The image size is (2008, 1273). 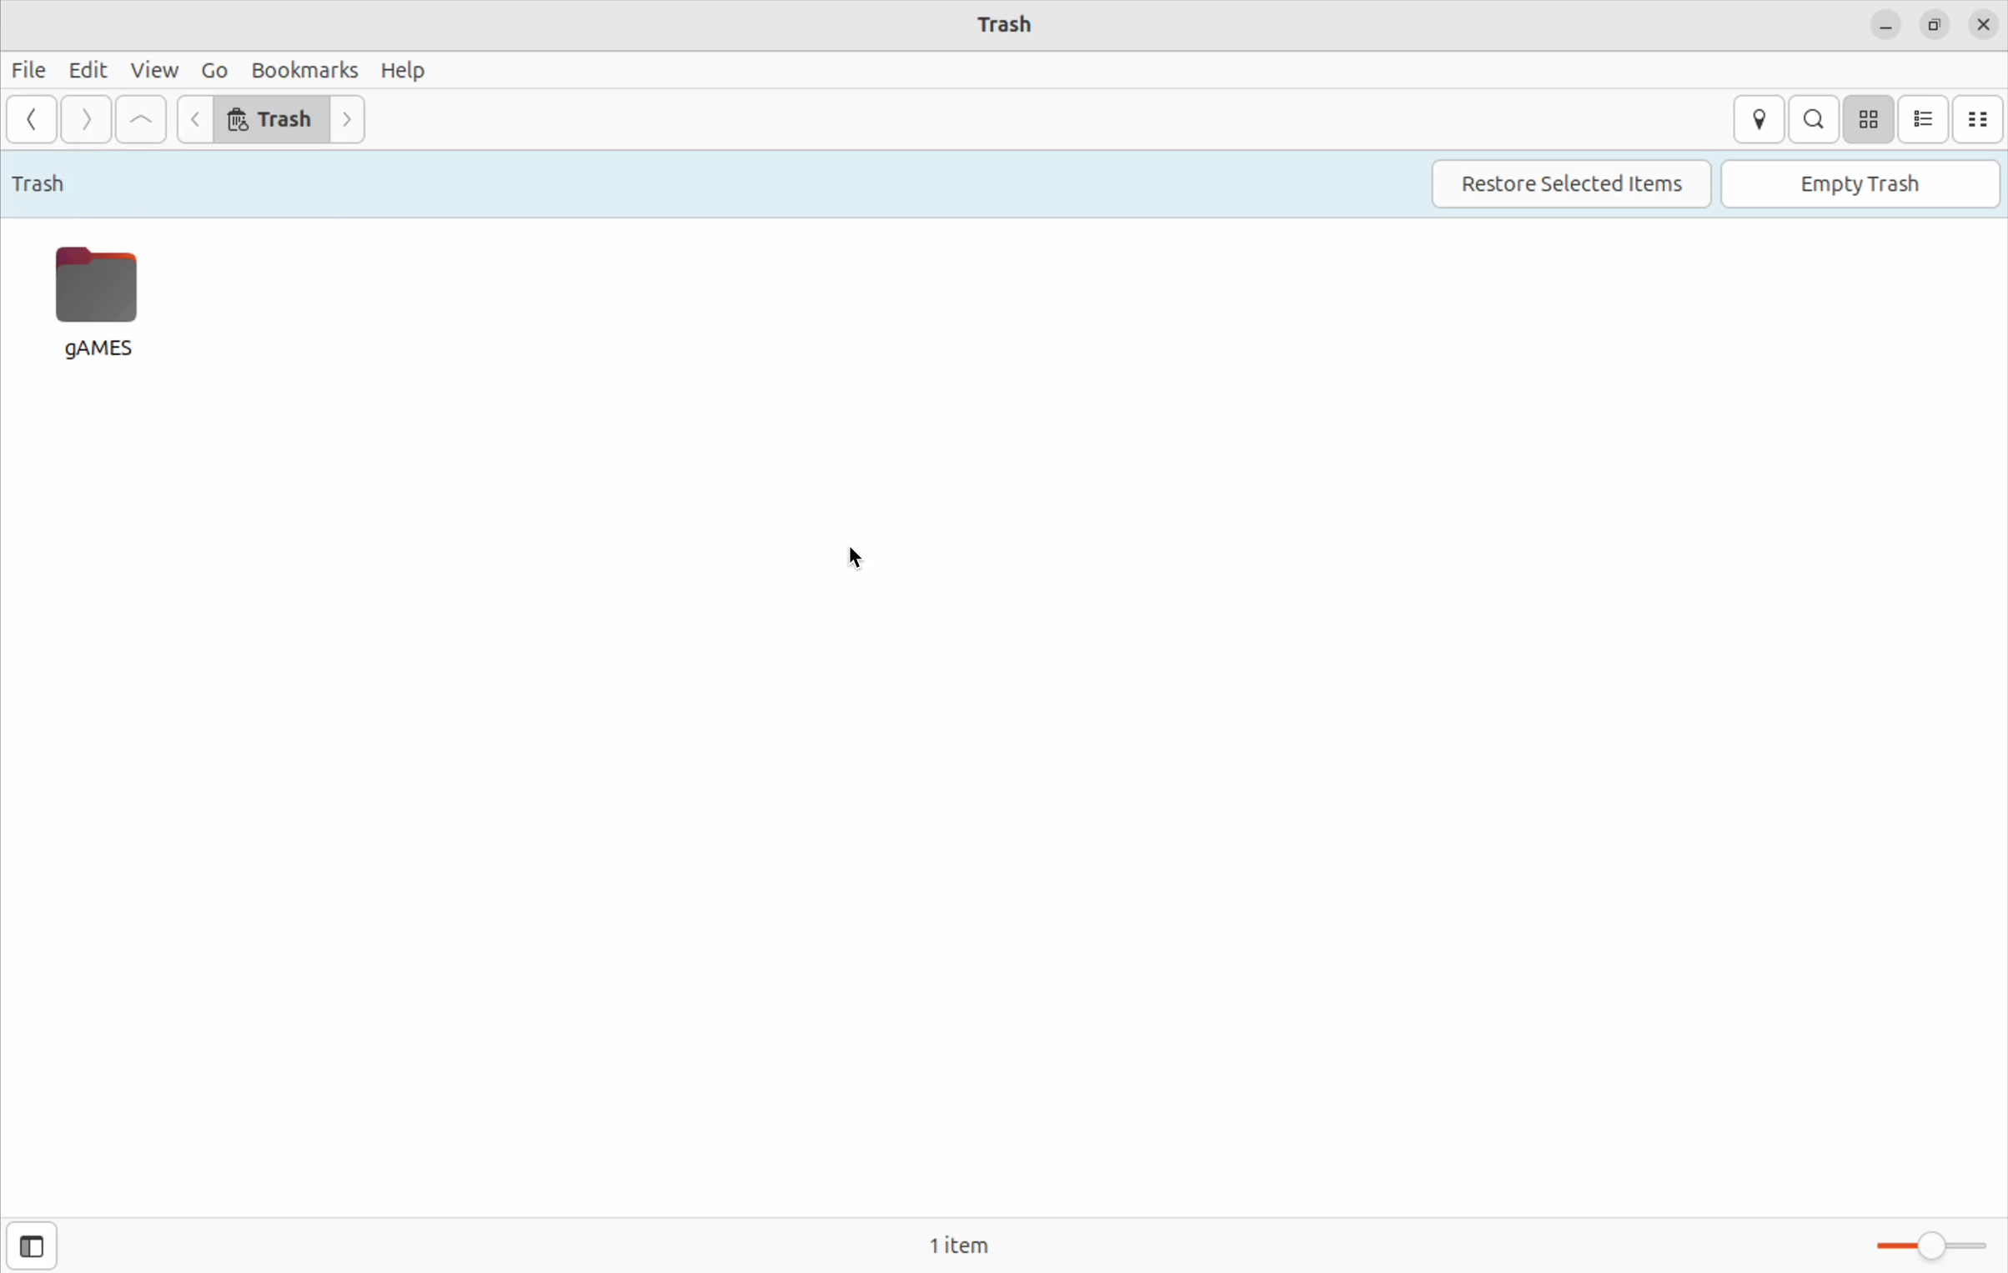 What do you see at coordinates (29, 70) in the screenshot?
I see `files` at bounding box center [29, 70].